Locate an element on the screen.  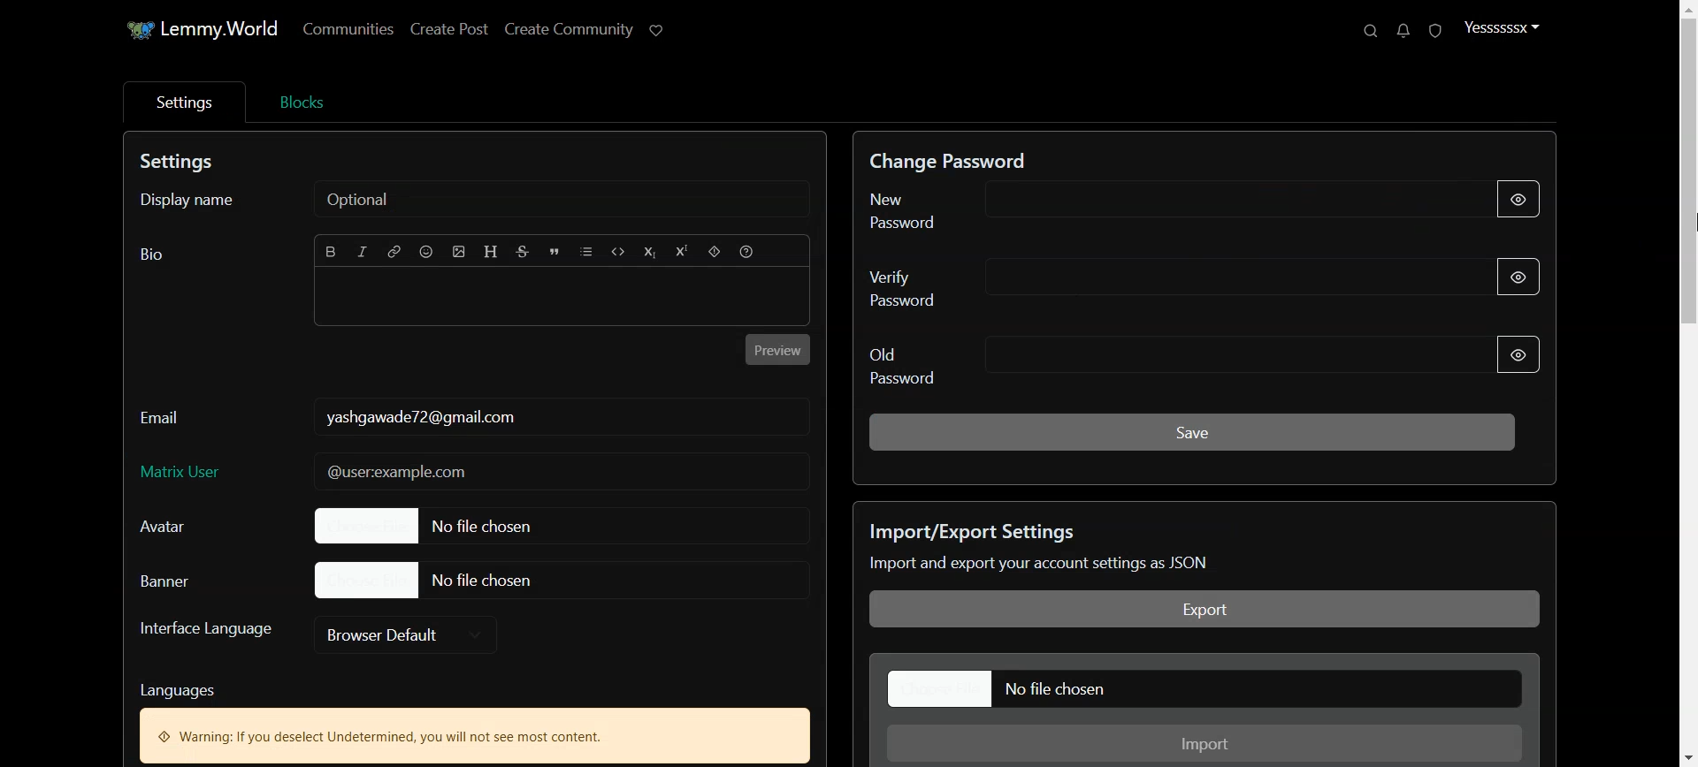
Strikethrough is located at coordinates (523, 252).